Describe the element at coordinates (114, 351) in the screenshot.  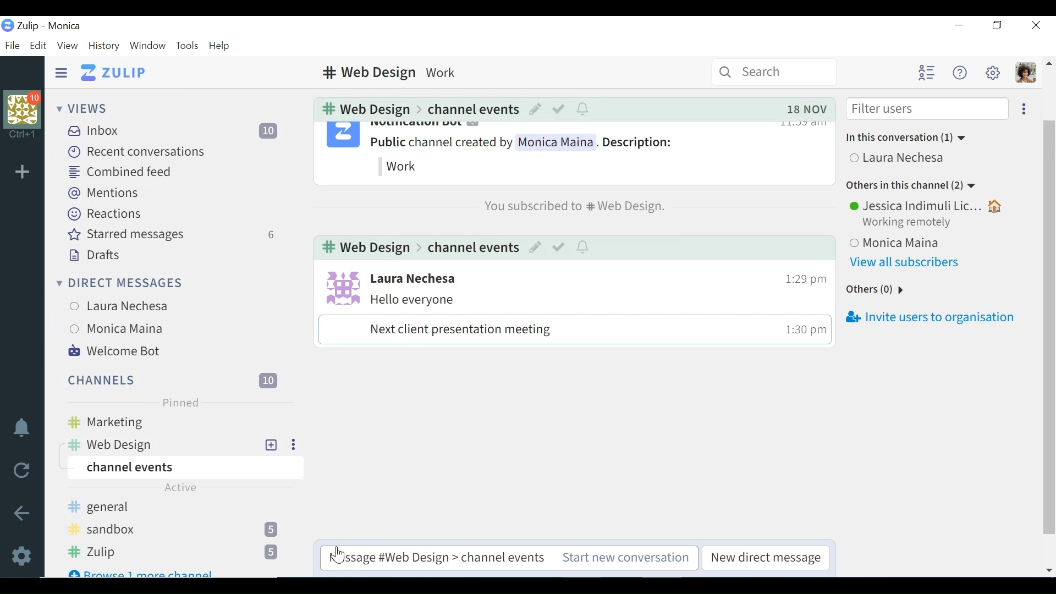
I see `Welcome Bot` at that location.